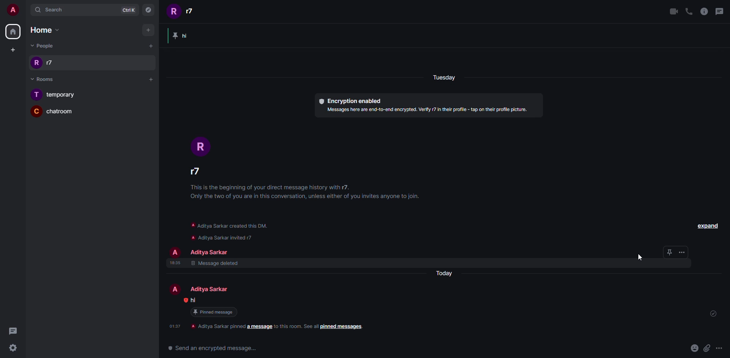  Describe the element at coordinates (705, 11) in the screenshot. I see `info` at that location.